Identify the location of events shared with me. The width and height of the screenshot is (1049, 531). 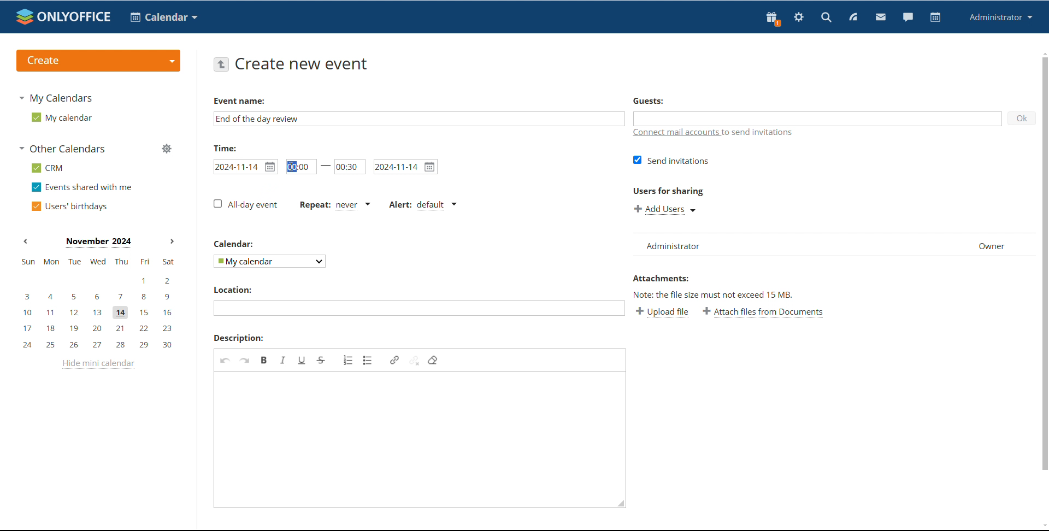
(83, 187).